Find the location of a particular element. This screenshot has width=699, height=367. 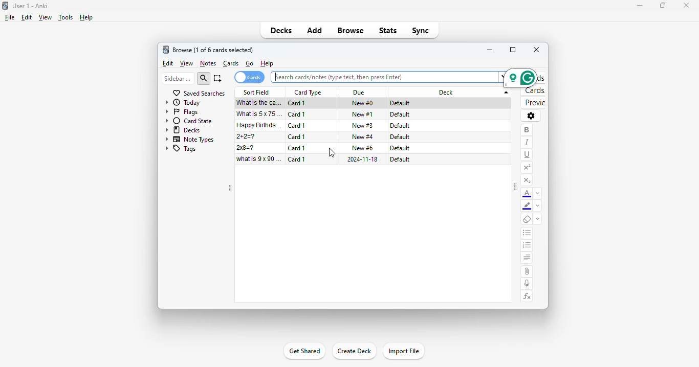

bold is located at coordinates (527, 130).